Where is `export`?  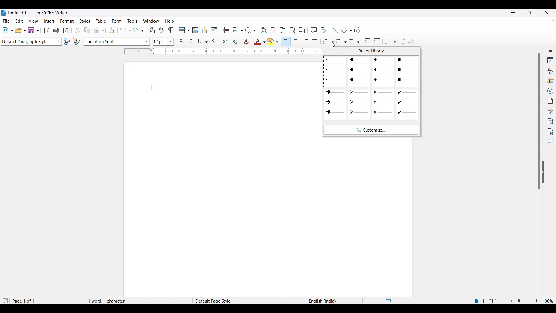
export is located at coordinates (47, 30).